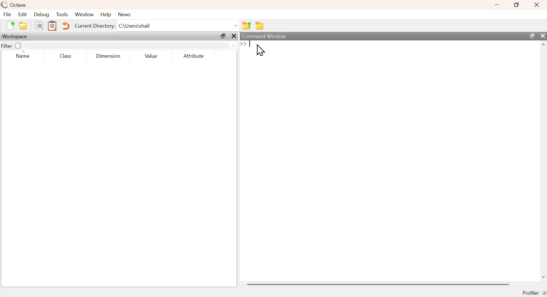 This screenshot has width=547, height=297. What do you see at coordinates (110, 57) in the screenshot?
I see `dimension` at bounding box center [110, 57].